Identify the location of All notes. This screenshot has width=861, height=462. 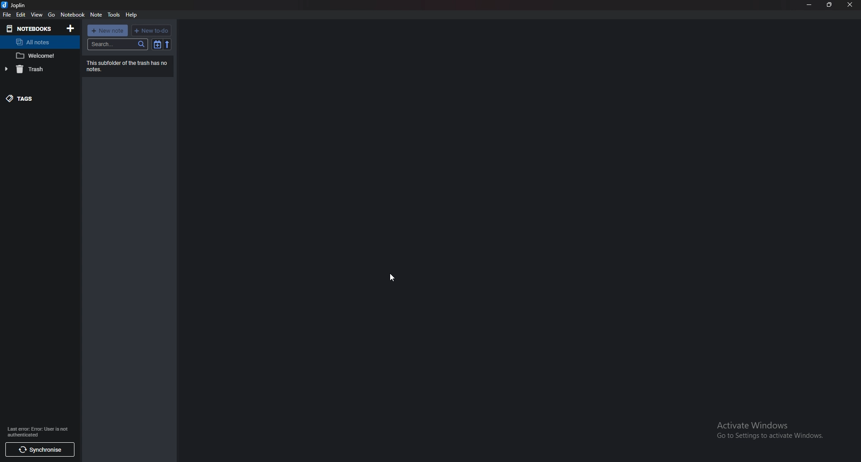
(36, 42).